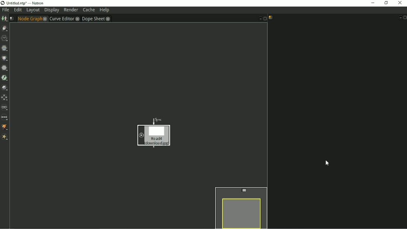  What do you see at coordinates (5, 107) in the screenshot?
I see `Views` at bounding box center [5, 107].